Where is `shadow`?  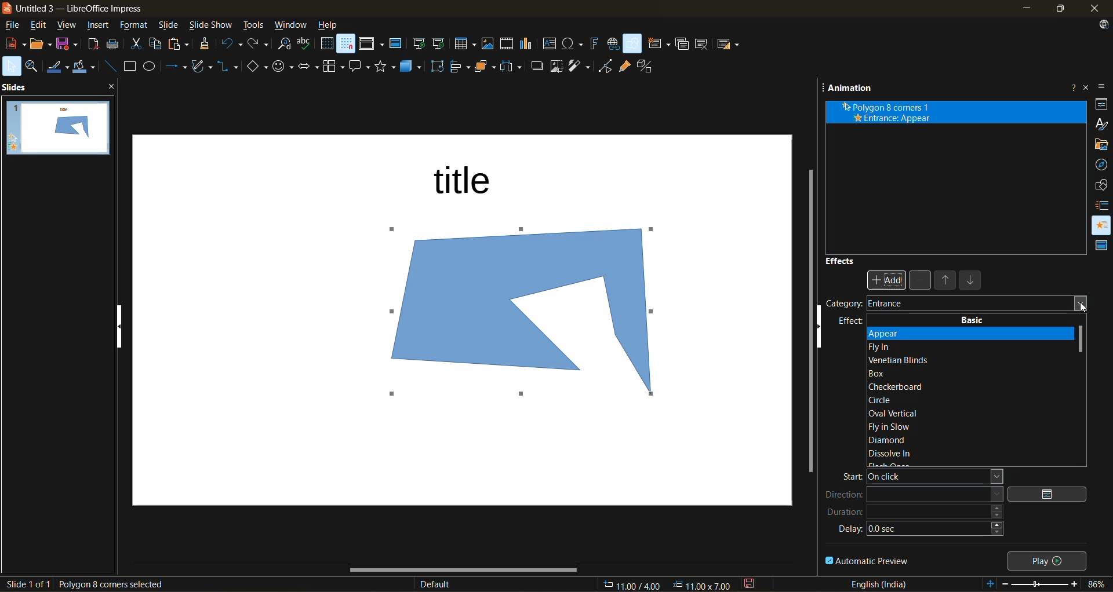 shadow is located at coordinates (538, 66).